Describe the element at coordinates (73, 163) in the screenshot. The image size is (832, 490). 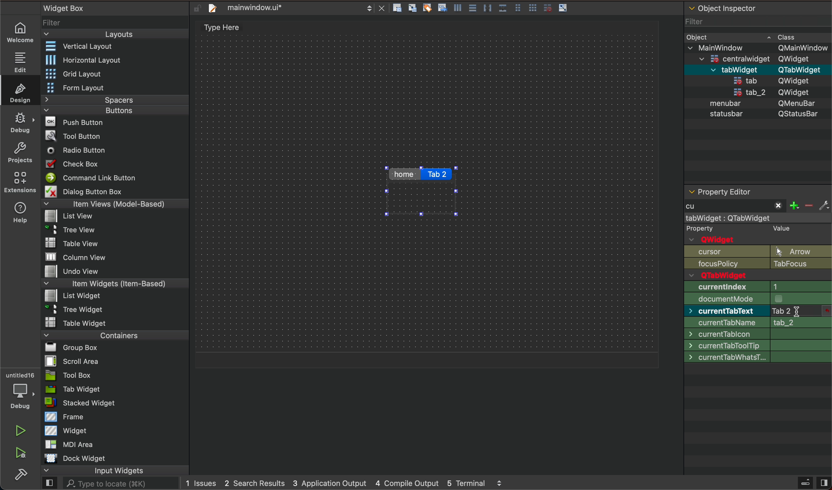
I see `Check Box` at that location.